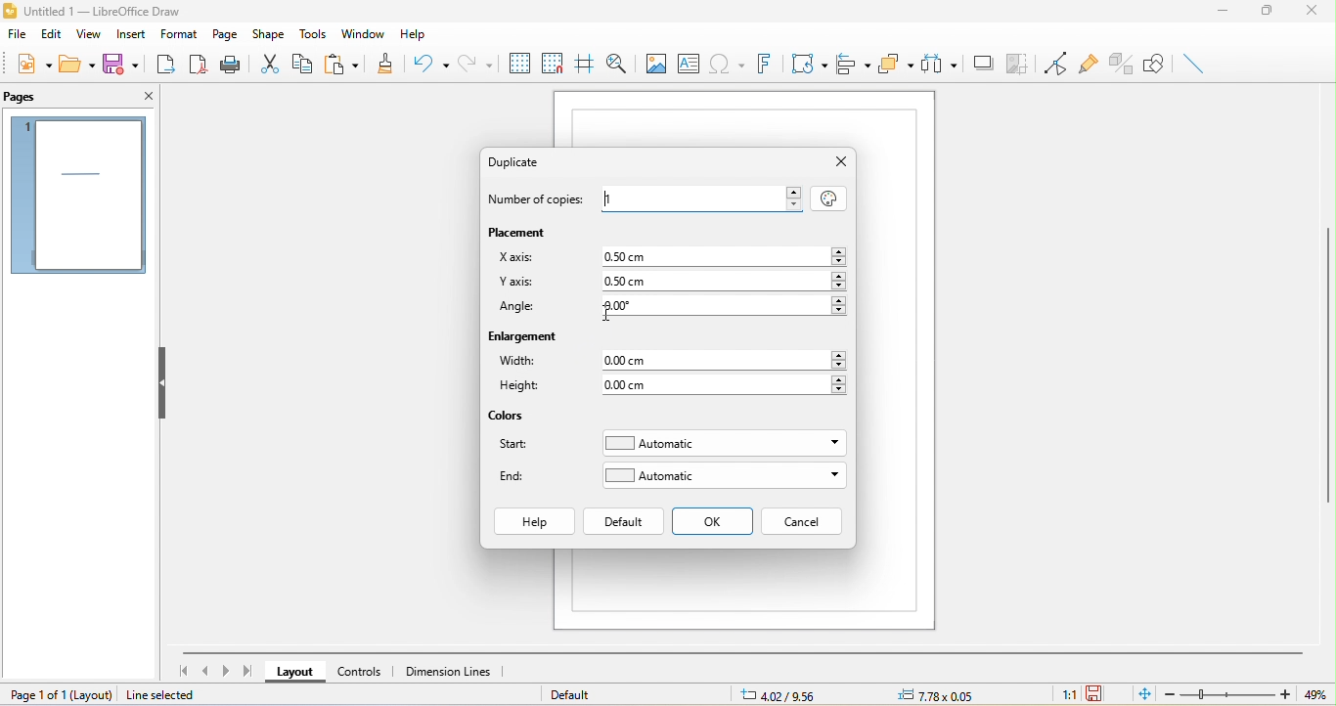  What do you see at coordinates (802, 521) in the screenshot?
I see `cancel` at bounding box center [802, 521].